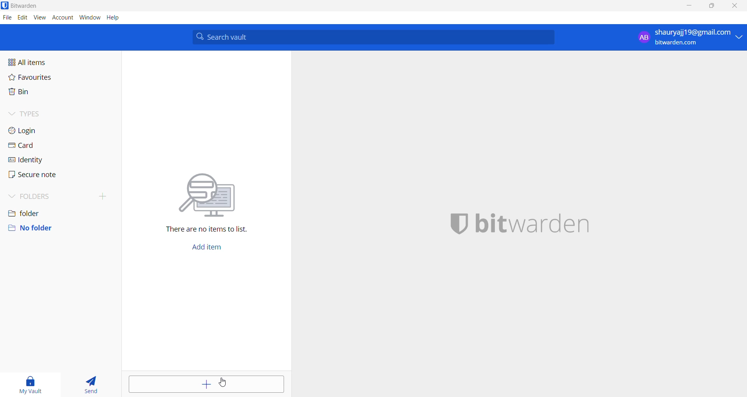 Image resolution: width=747 pixels, height=397 pixels. What do you see at coordinates (690, 6) in the screenshot?
I see `minimize` at bounding box center [690, 6].